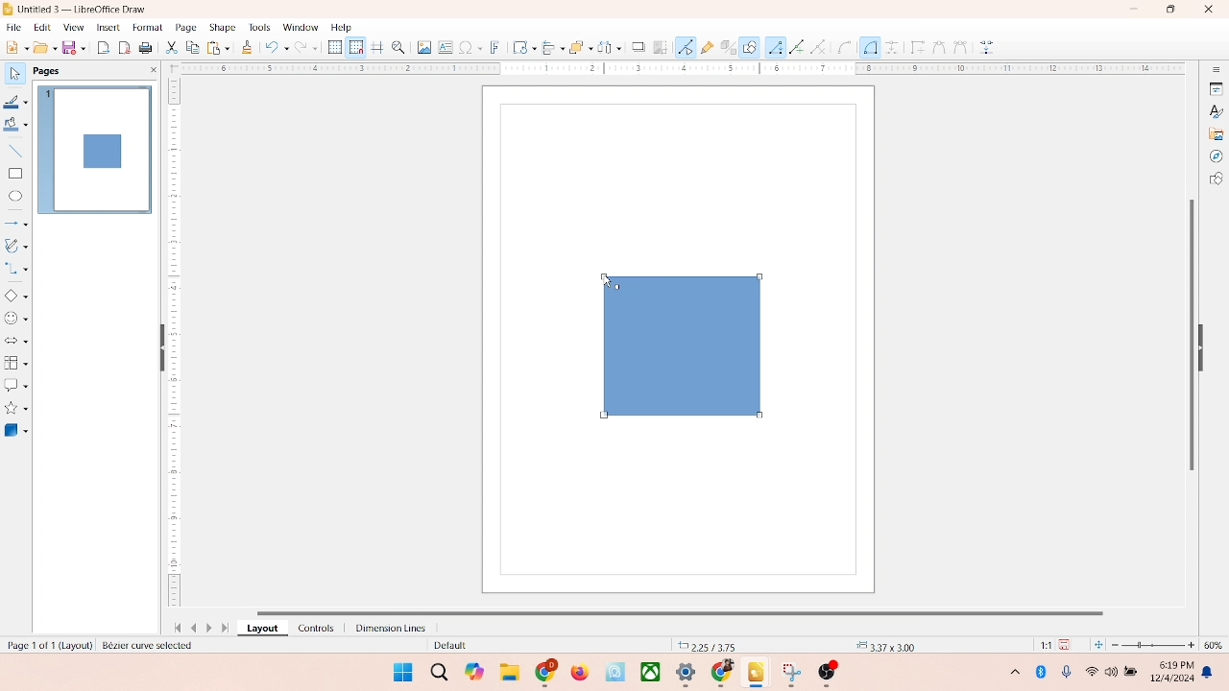 This screenshot has width=1229, height=691. I want to click on lines and arrows, so click(16, 223).